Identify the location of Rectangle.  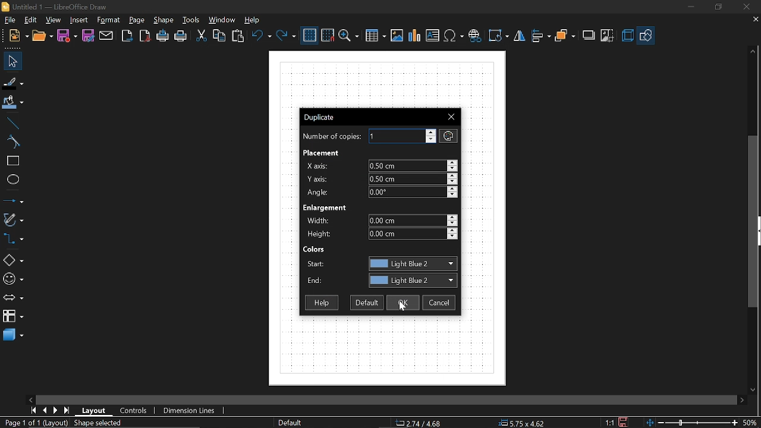
(11, 161).